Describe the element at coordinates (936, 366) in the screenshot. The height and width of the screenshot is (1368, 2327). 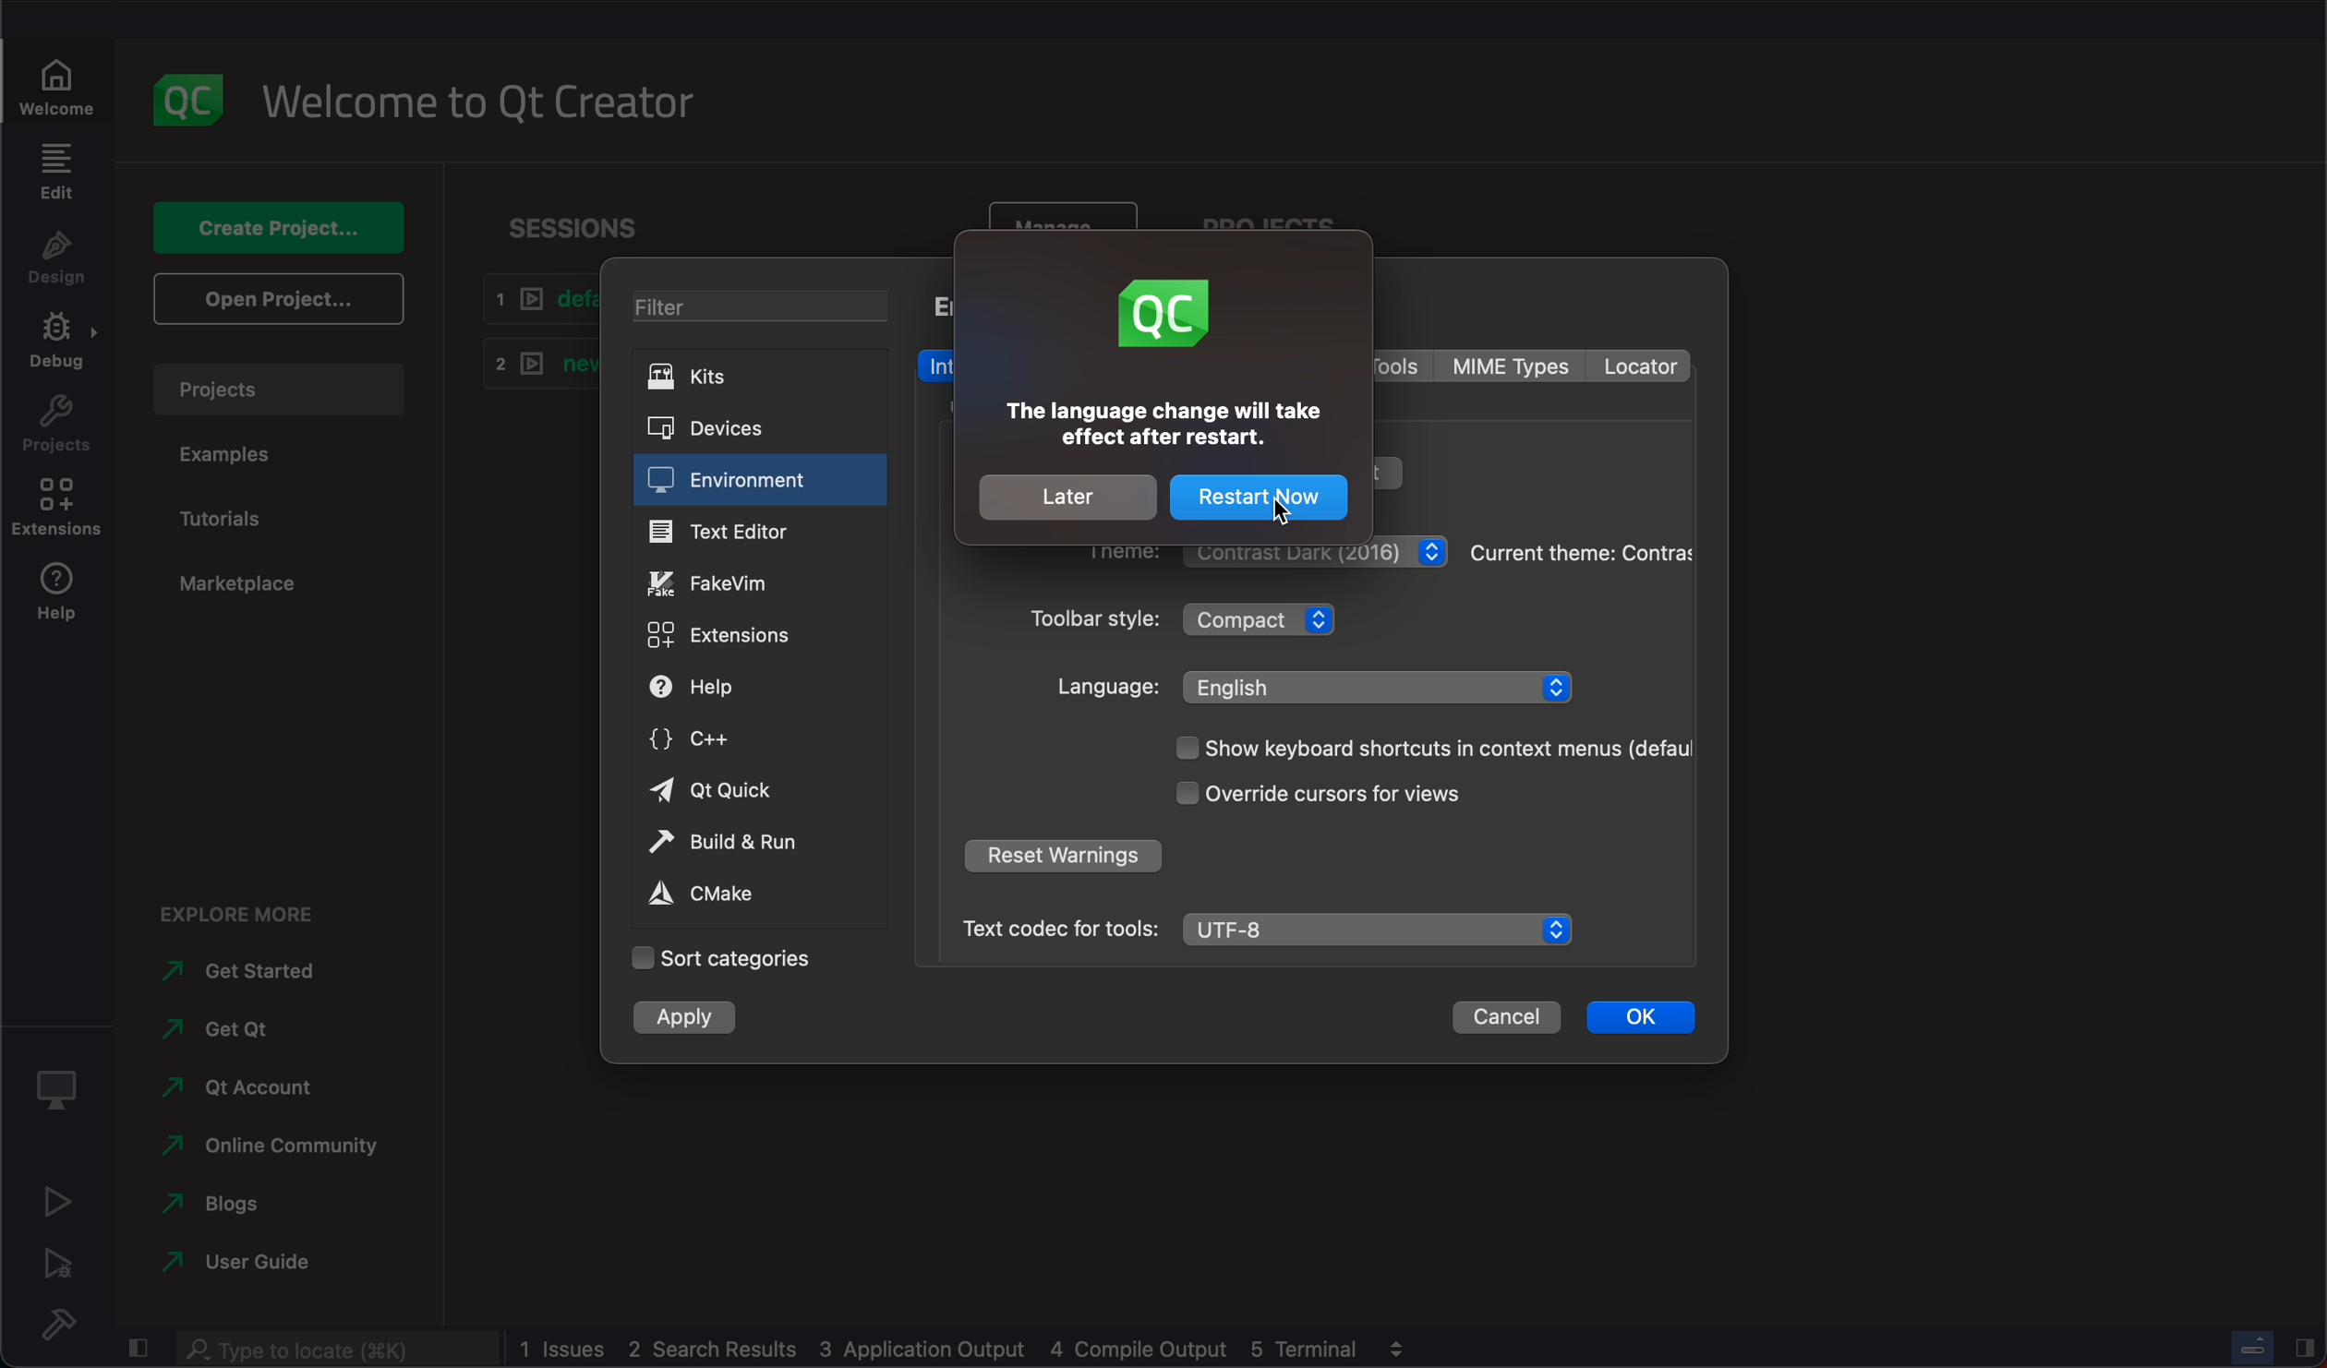
I see `interface` at that location.